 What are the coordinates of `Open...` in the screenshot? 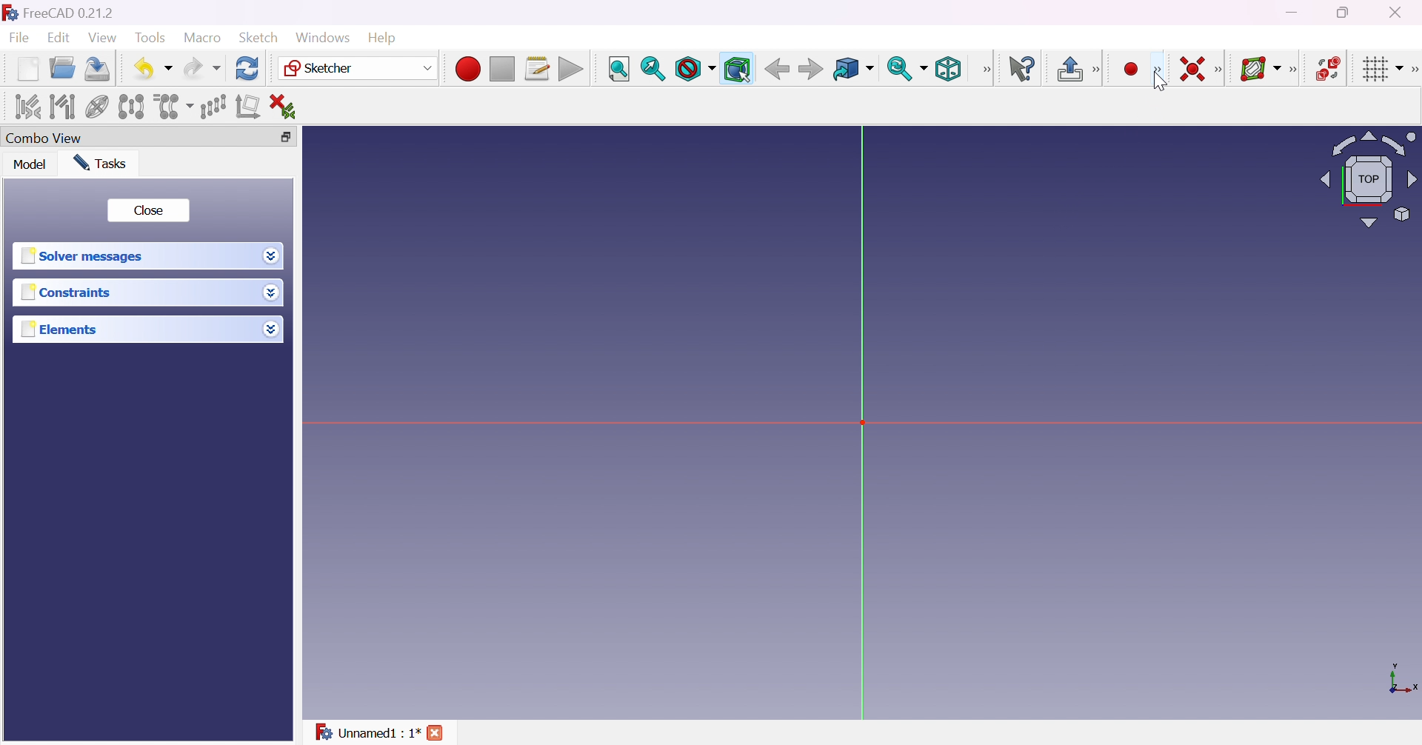 It's located at (61, 69).